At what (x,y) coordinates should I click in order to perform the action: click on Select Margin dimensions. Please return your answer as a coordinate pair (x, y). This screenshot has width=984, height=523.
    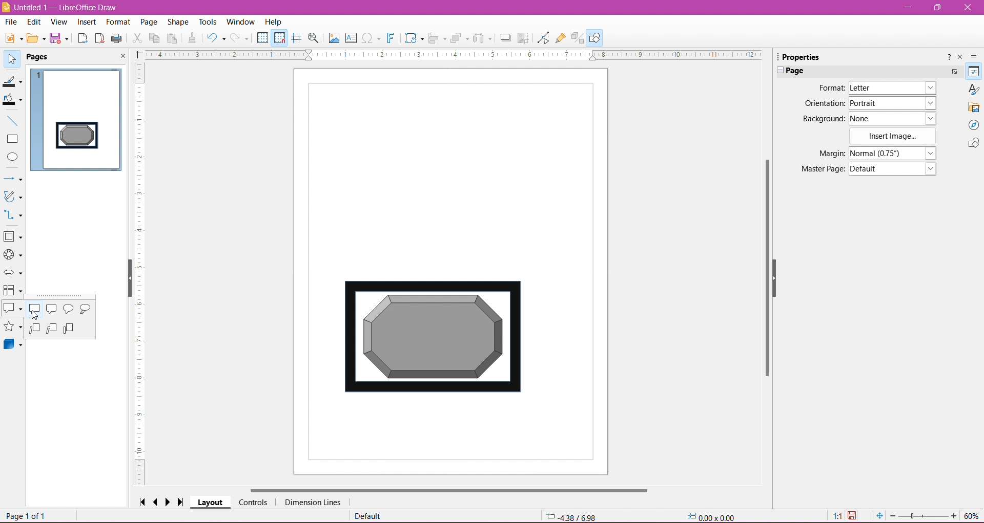
    Looking at the image, I should click on (892, 154).